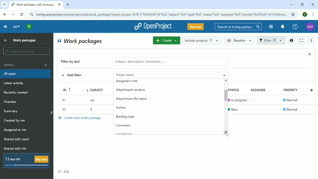 The image size is (318, 179). I want to click on Vertical scrollbar, so click(224, 94).